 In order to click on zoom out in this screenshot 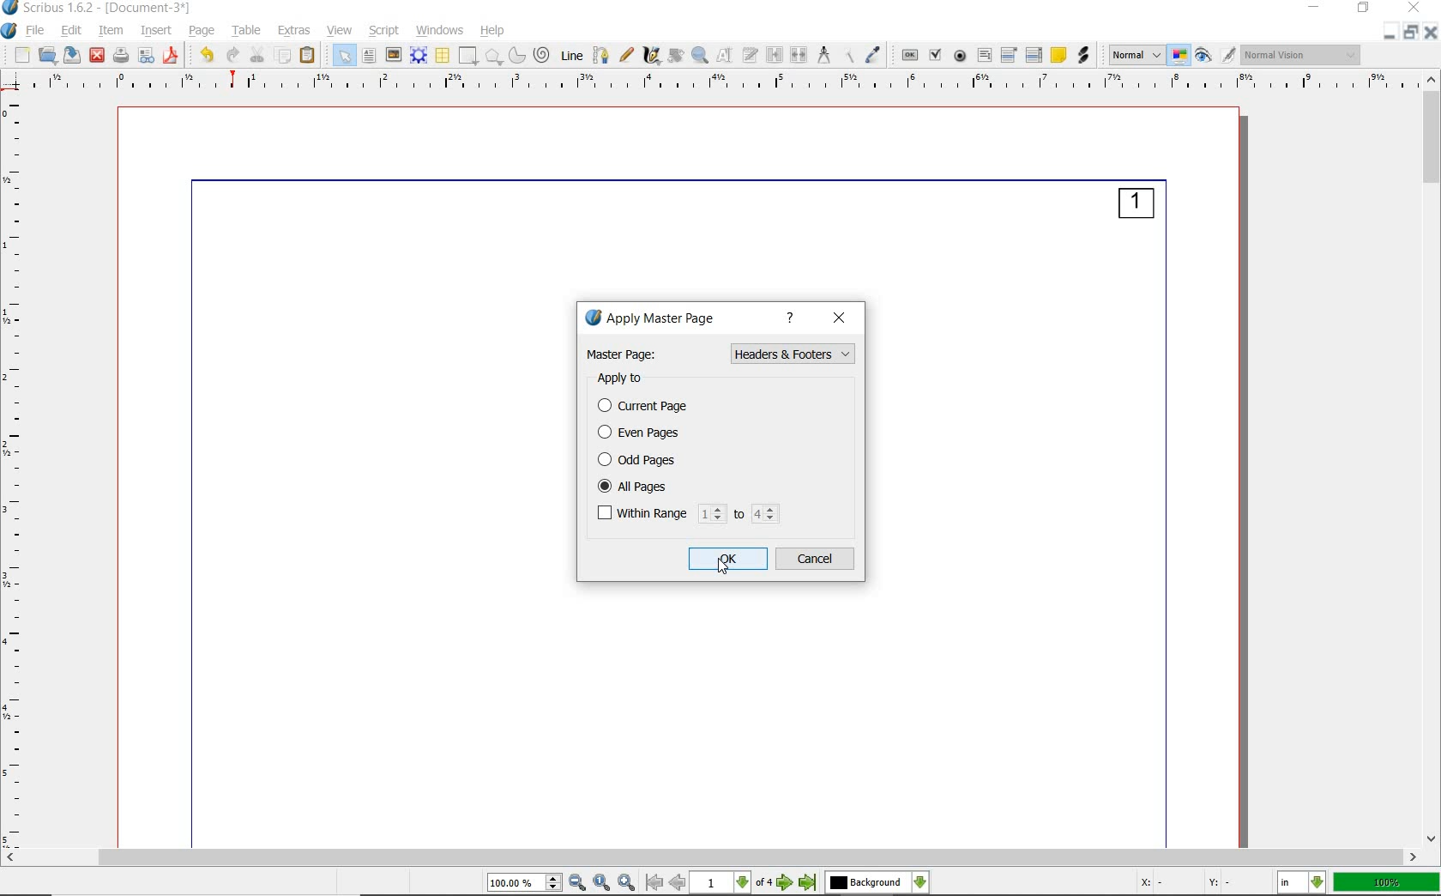, I will do `click(578, 883)`.